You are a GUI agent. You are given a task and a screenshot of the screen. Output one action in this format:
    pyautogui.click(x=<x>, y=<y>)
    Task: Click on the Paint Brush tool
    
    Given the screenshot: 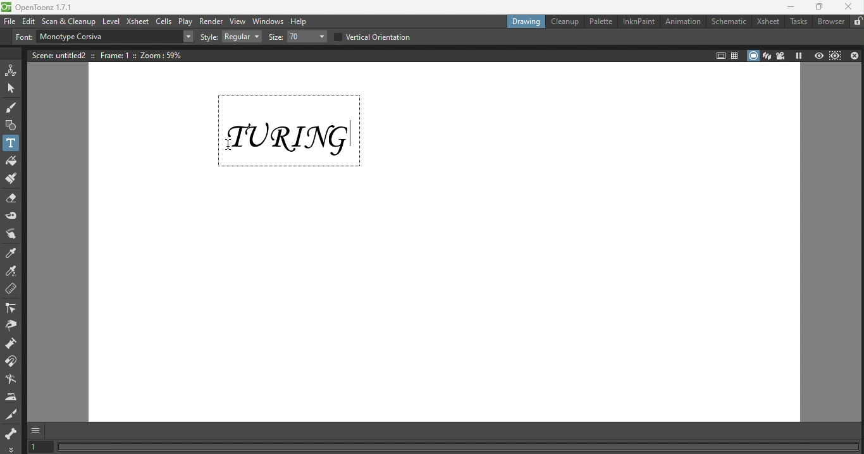 What is the action you would take?
    pyautogui.click(x=13, y=179)
    